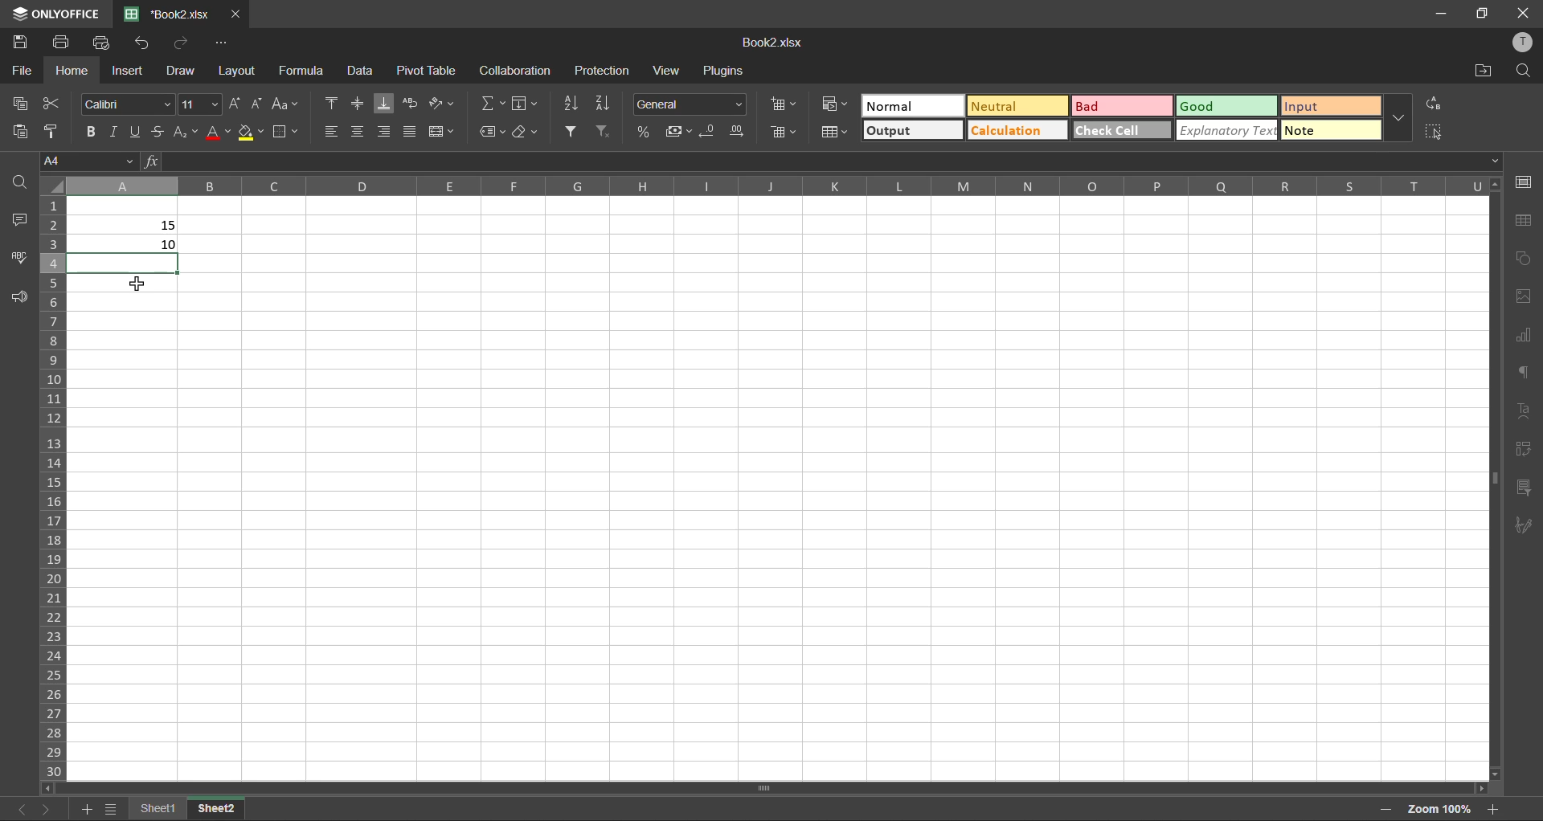  Describe the element at coordinates (137, 285) in the screenshot. I see `cursor` at that location.